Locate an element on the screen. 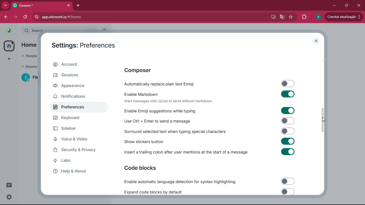 The width and height of the screenshot is (365, 205). Enable Markdown
Start messages with /plain to send without markdown. is located at coordinates (212, 96).